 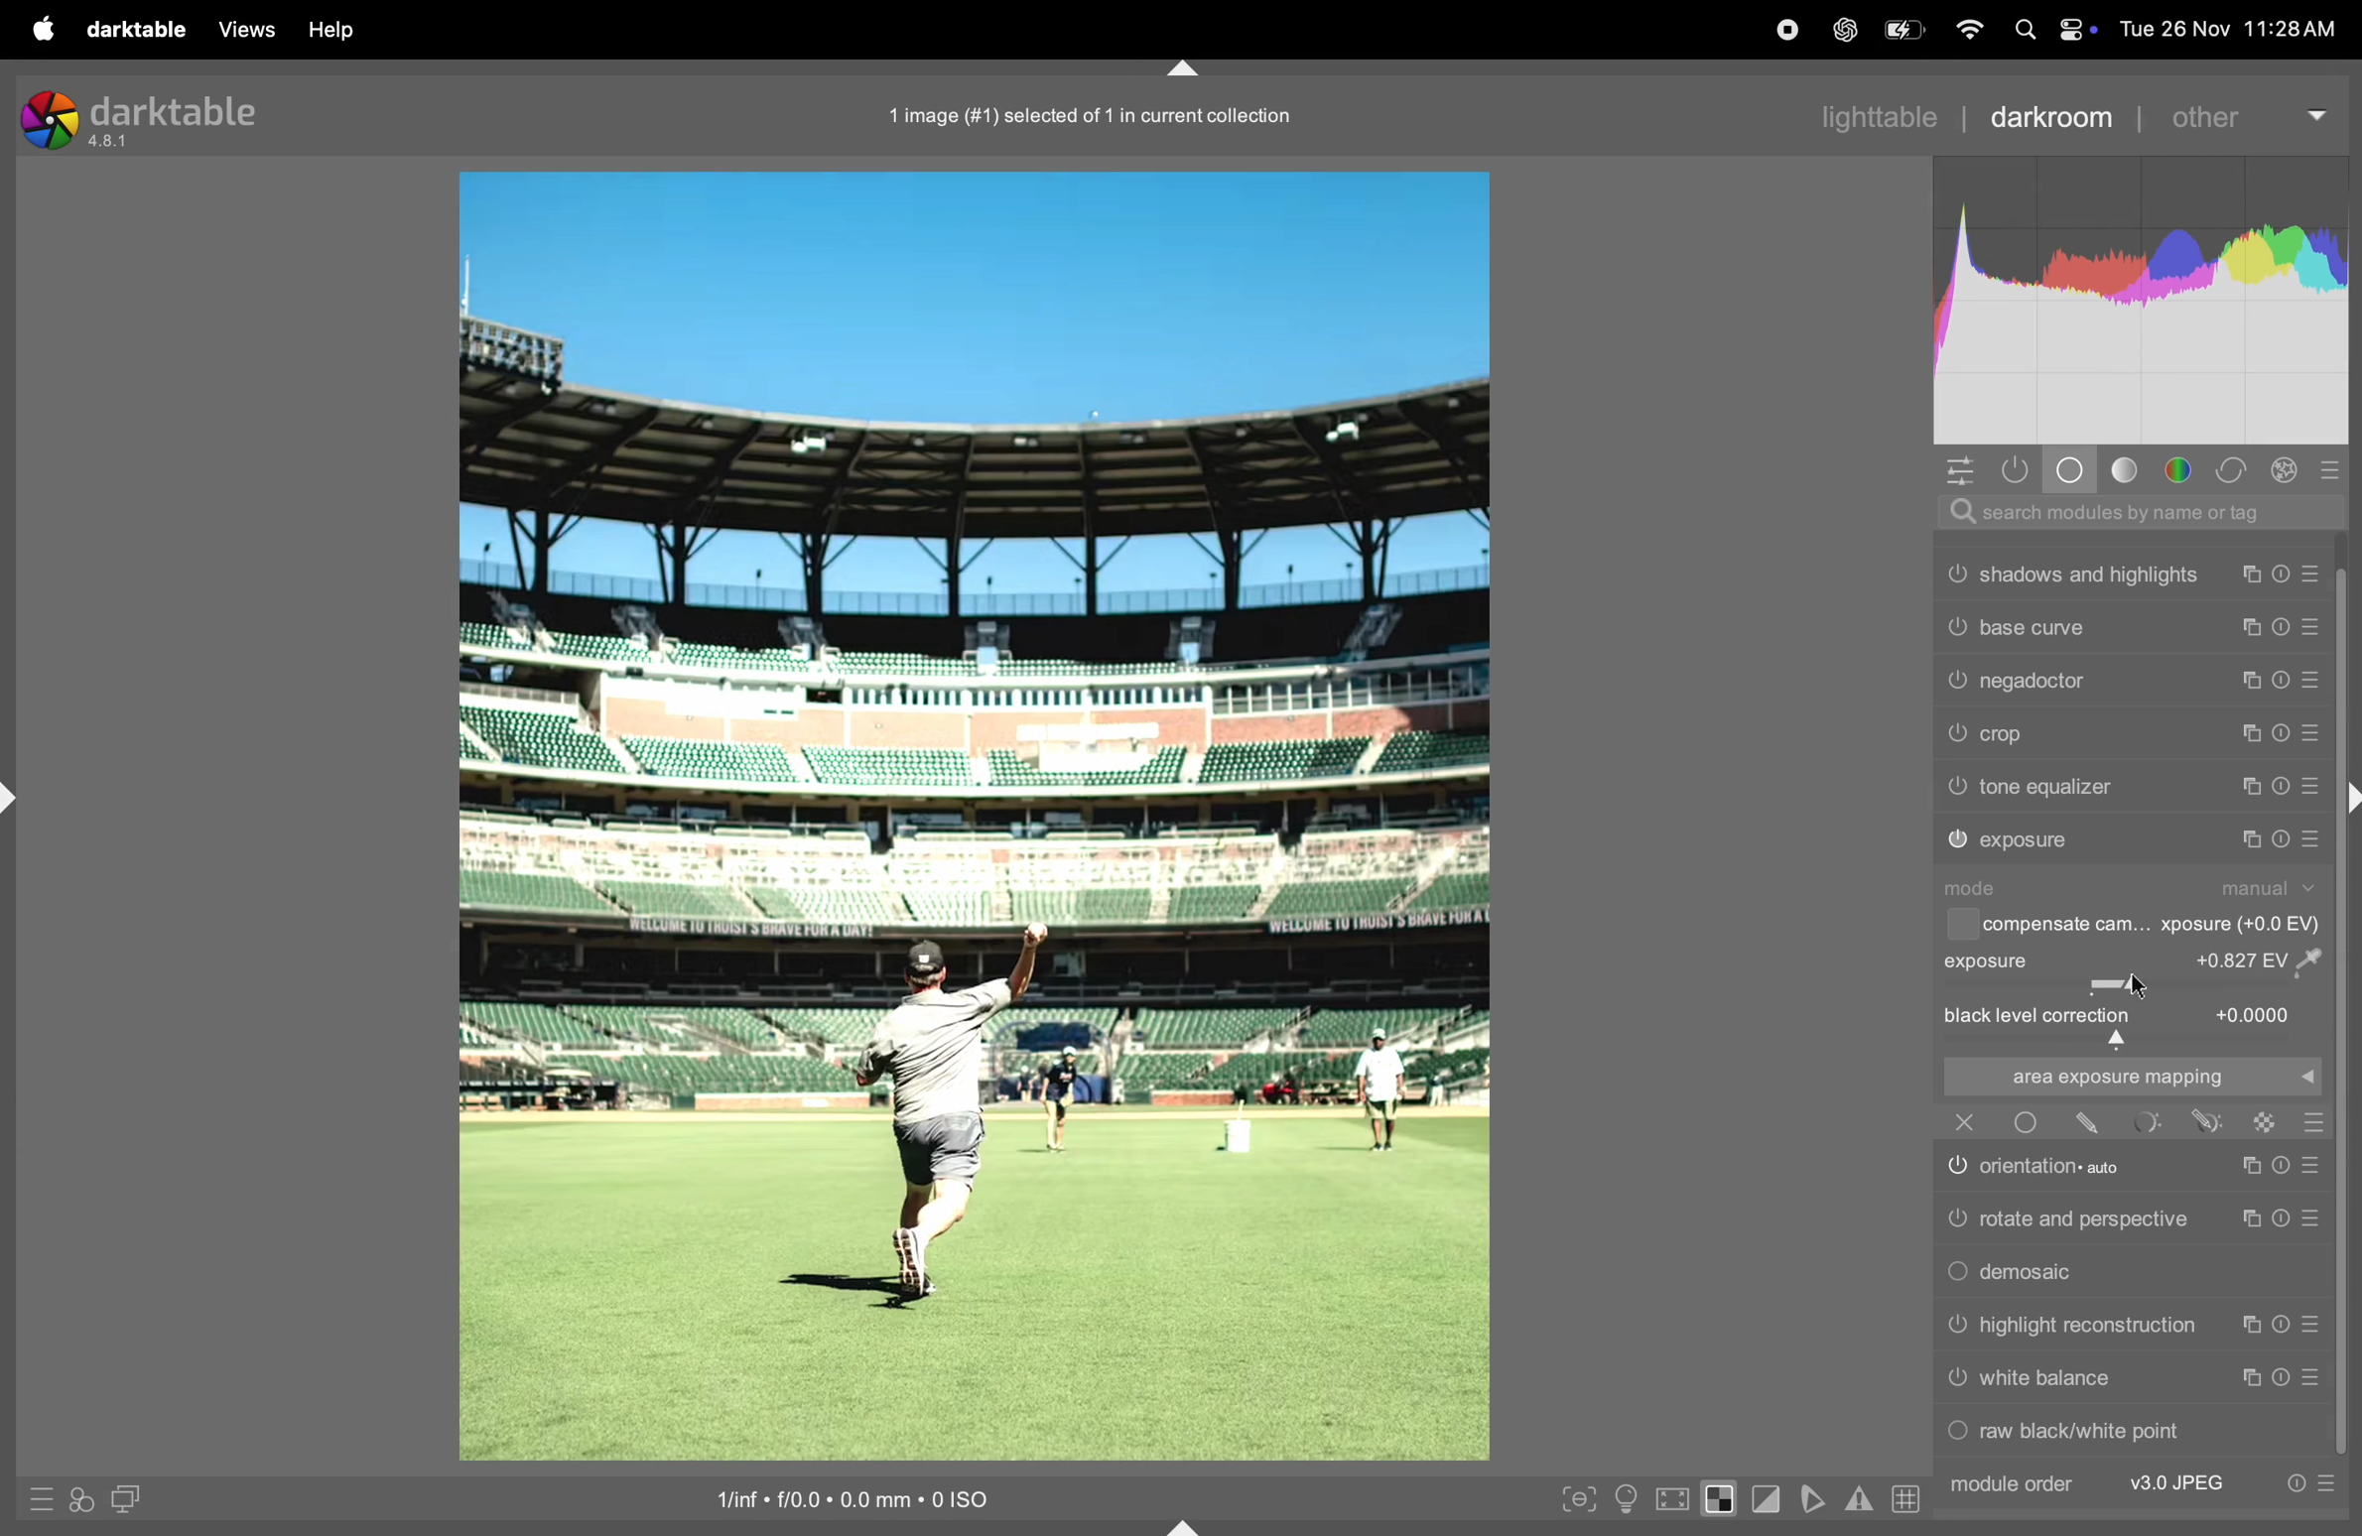 I want to click on Presets , so click(x=2310, y=788).